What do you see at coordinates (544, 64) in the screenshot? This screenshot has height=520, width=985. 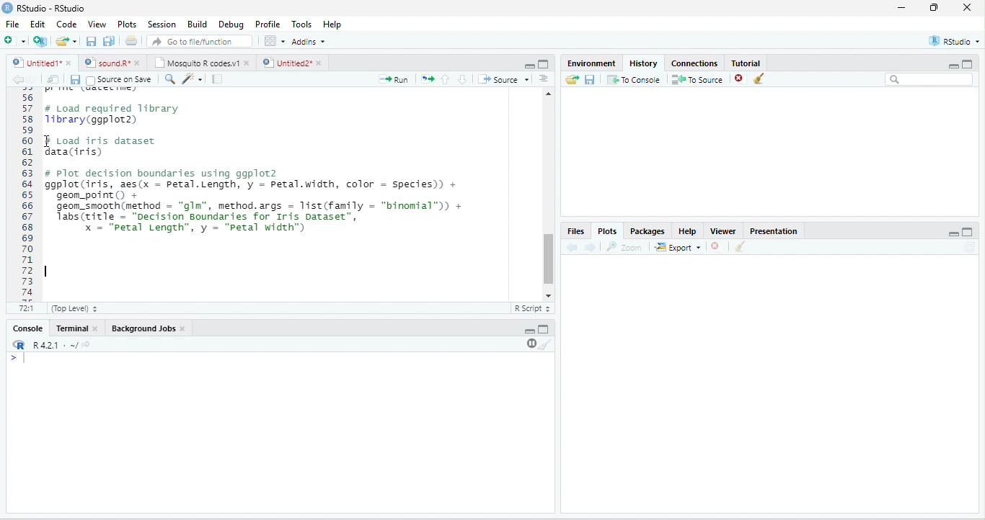 I see `maximize` at bounding box center [544, 64].